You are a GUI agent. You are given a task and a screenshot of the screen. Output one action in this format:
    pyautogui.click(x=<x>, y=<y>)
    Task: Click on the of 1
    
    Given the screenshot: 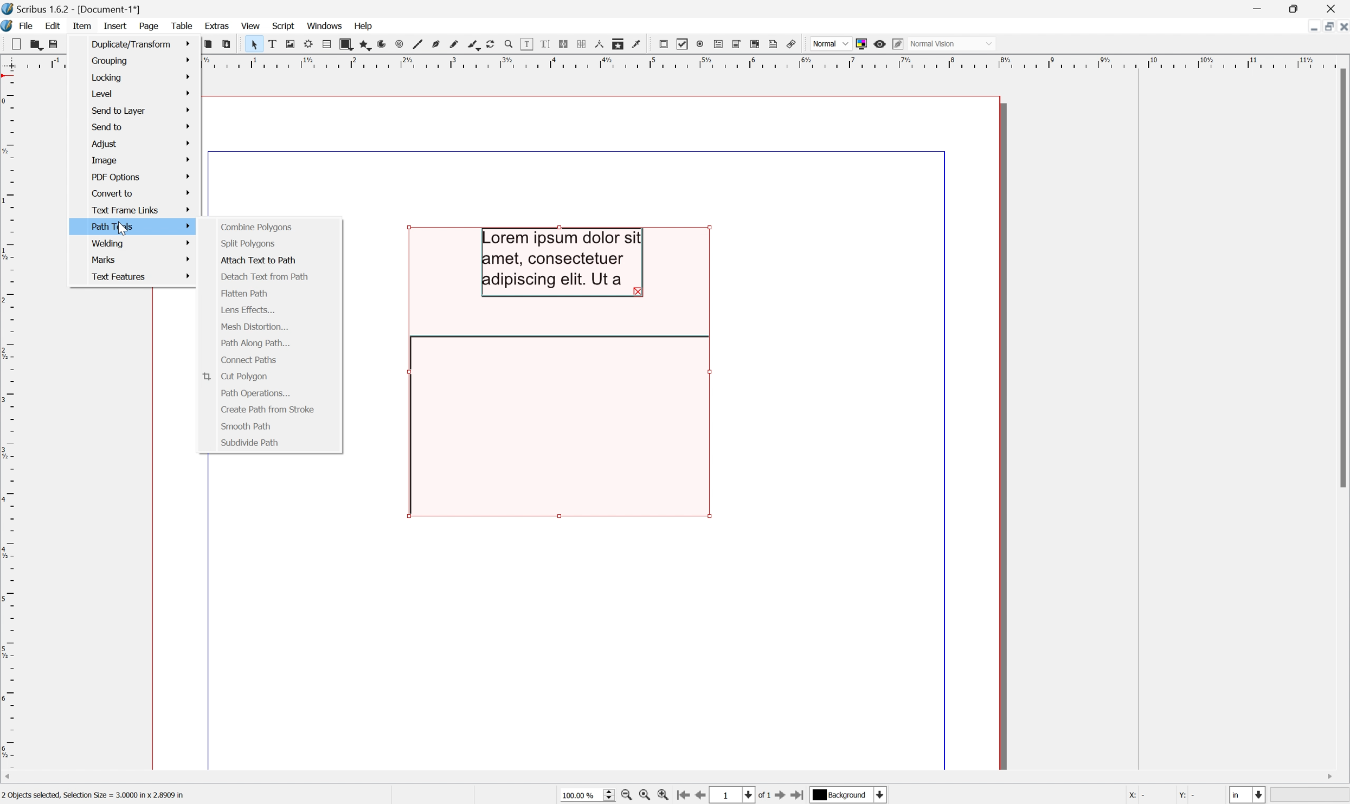 What is the action you would take?
    pyautogui.click(x=762, y=796)
    